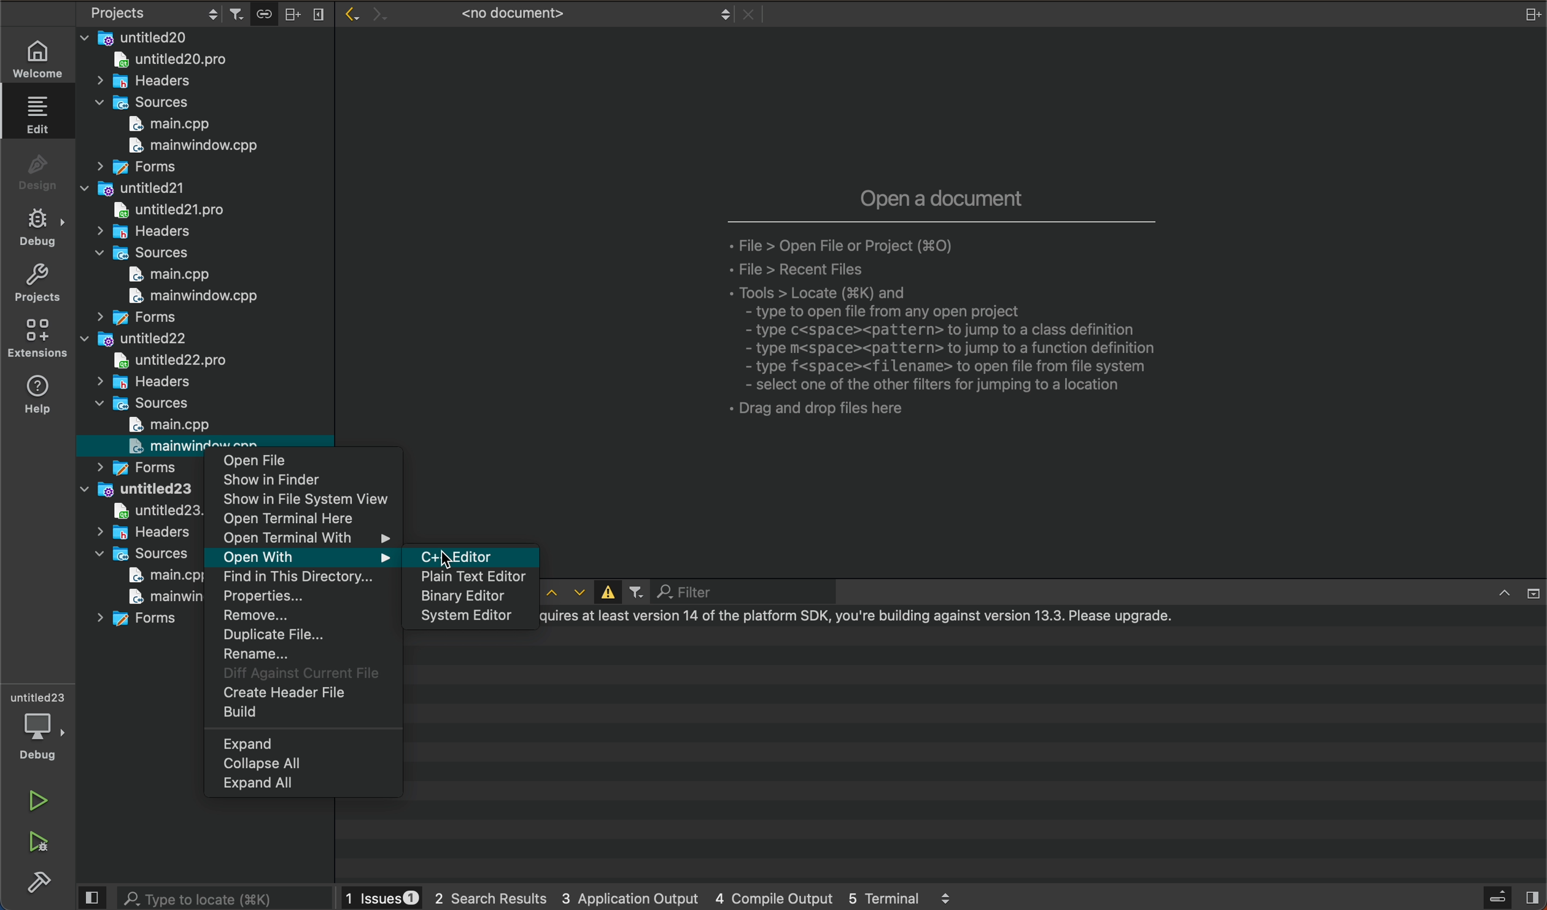  I want to click on forms, so click(134, 167).